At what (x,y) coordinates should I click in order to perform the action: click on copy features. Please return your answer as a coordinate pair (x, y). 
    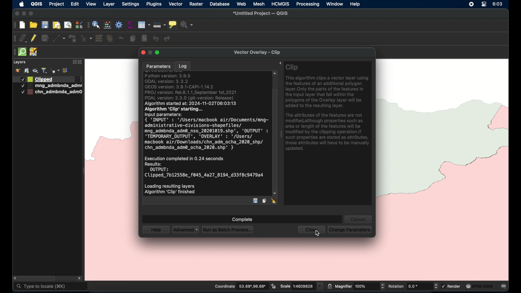
    Looking at the image, I should click on (133, 39).